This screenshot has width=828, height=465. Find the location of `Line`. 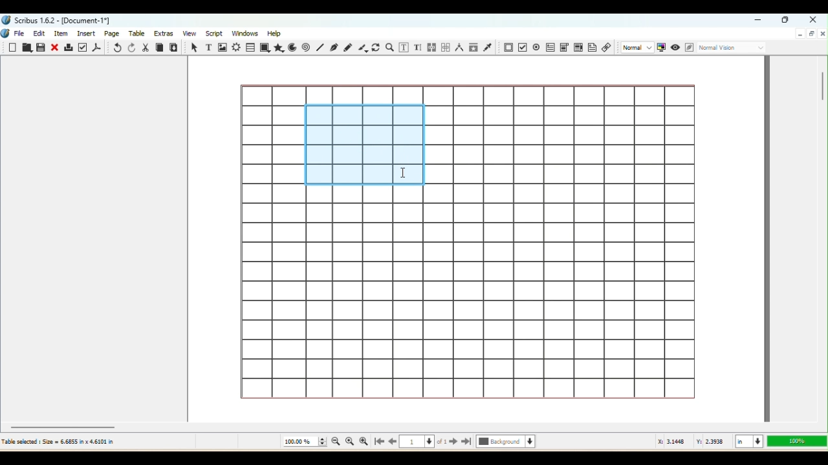

Line is located at coordinates (320, 48).